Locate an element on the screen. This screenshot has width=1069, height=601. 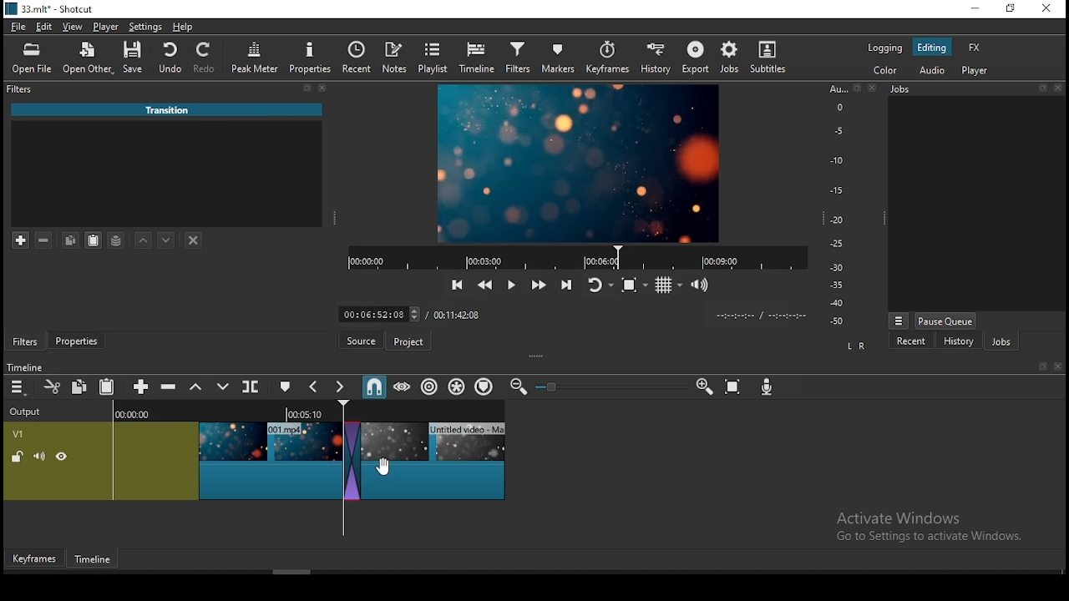
Keyframe is located at coordinates (34, 557).